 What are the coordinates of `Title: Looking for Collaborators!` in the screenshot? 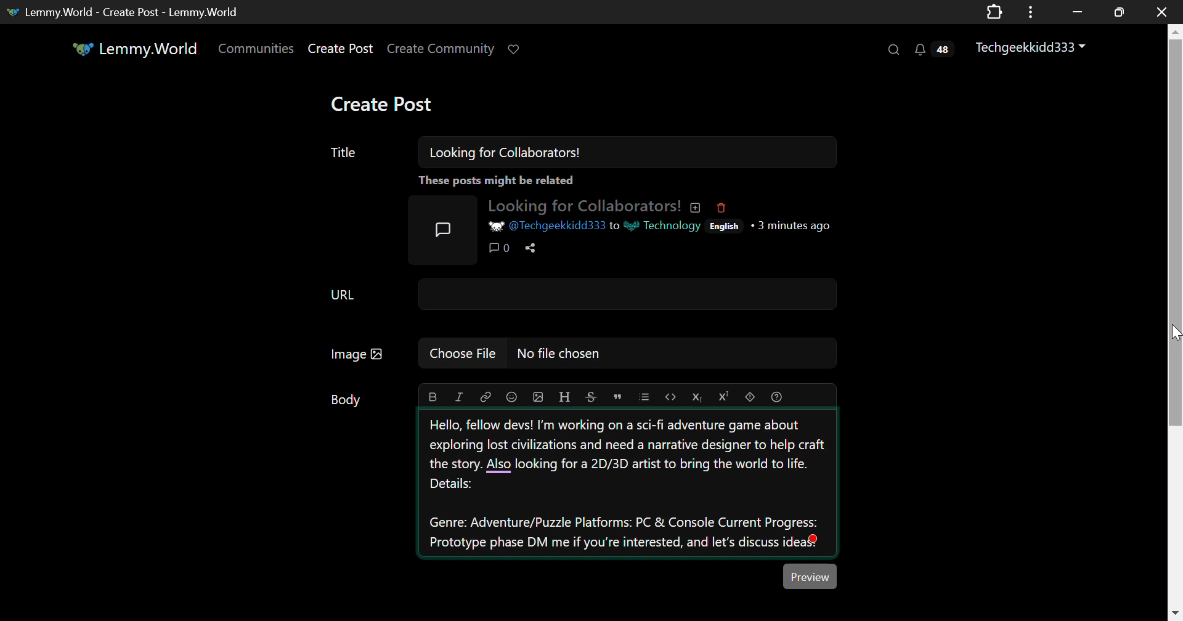 It's located at (583, 152).